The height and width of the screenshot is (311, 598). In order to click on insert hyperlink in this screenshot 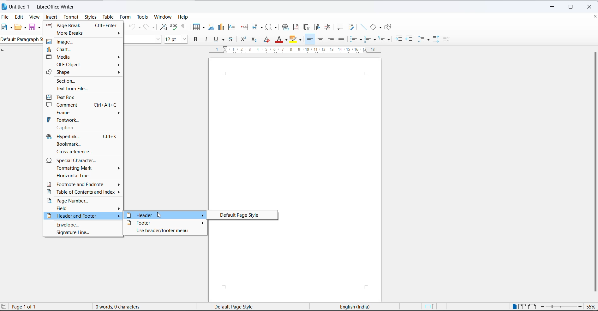, I will do `click(286, 27)`.